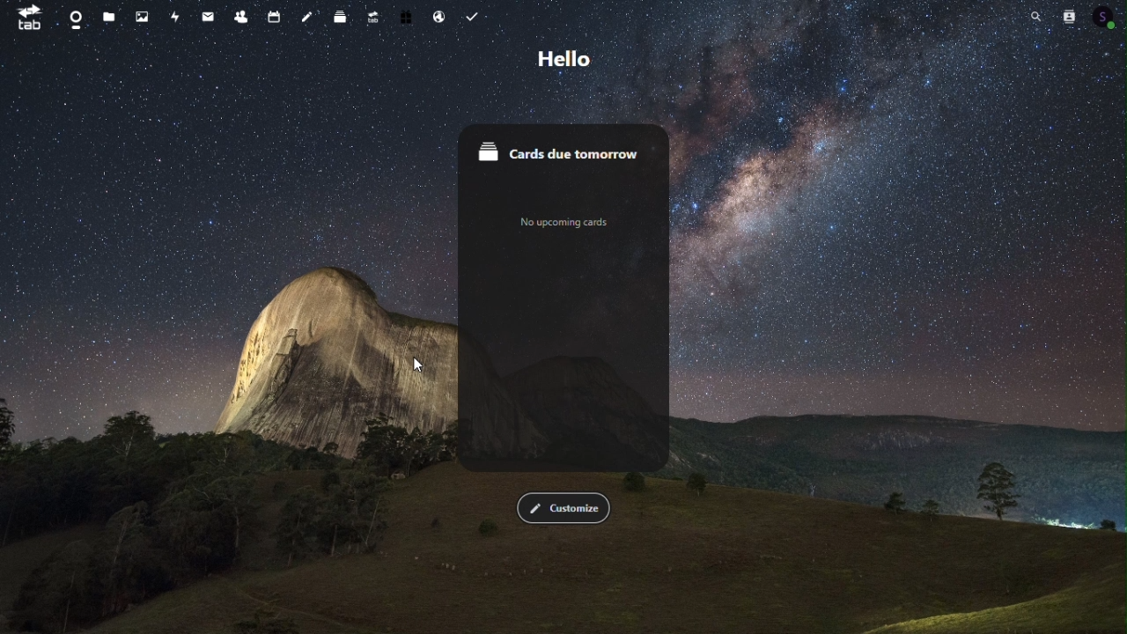 This screenshot has width=1127, height=634. What do you see at coordinates (337, 15) in the screenshot?
I see `deck` at bounding box center [337, 15].